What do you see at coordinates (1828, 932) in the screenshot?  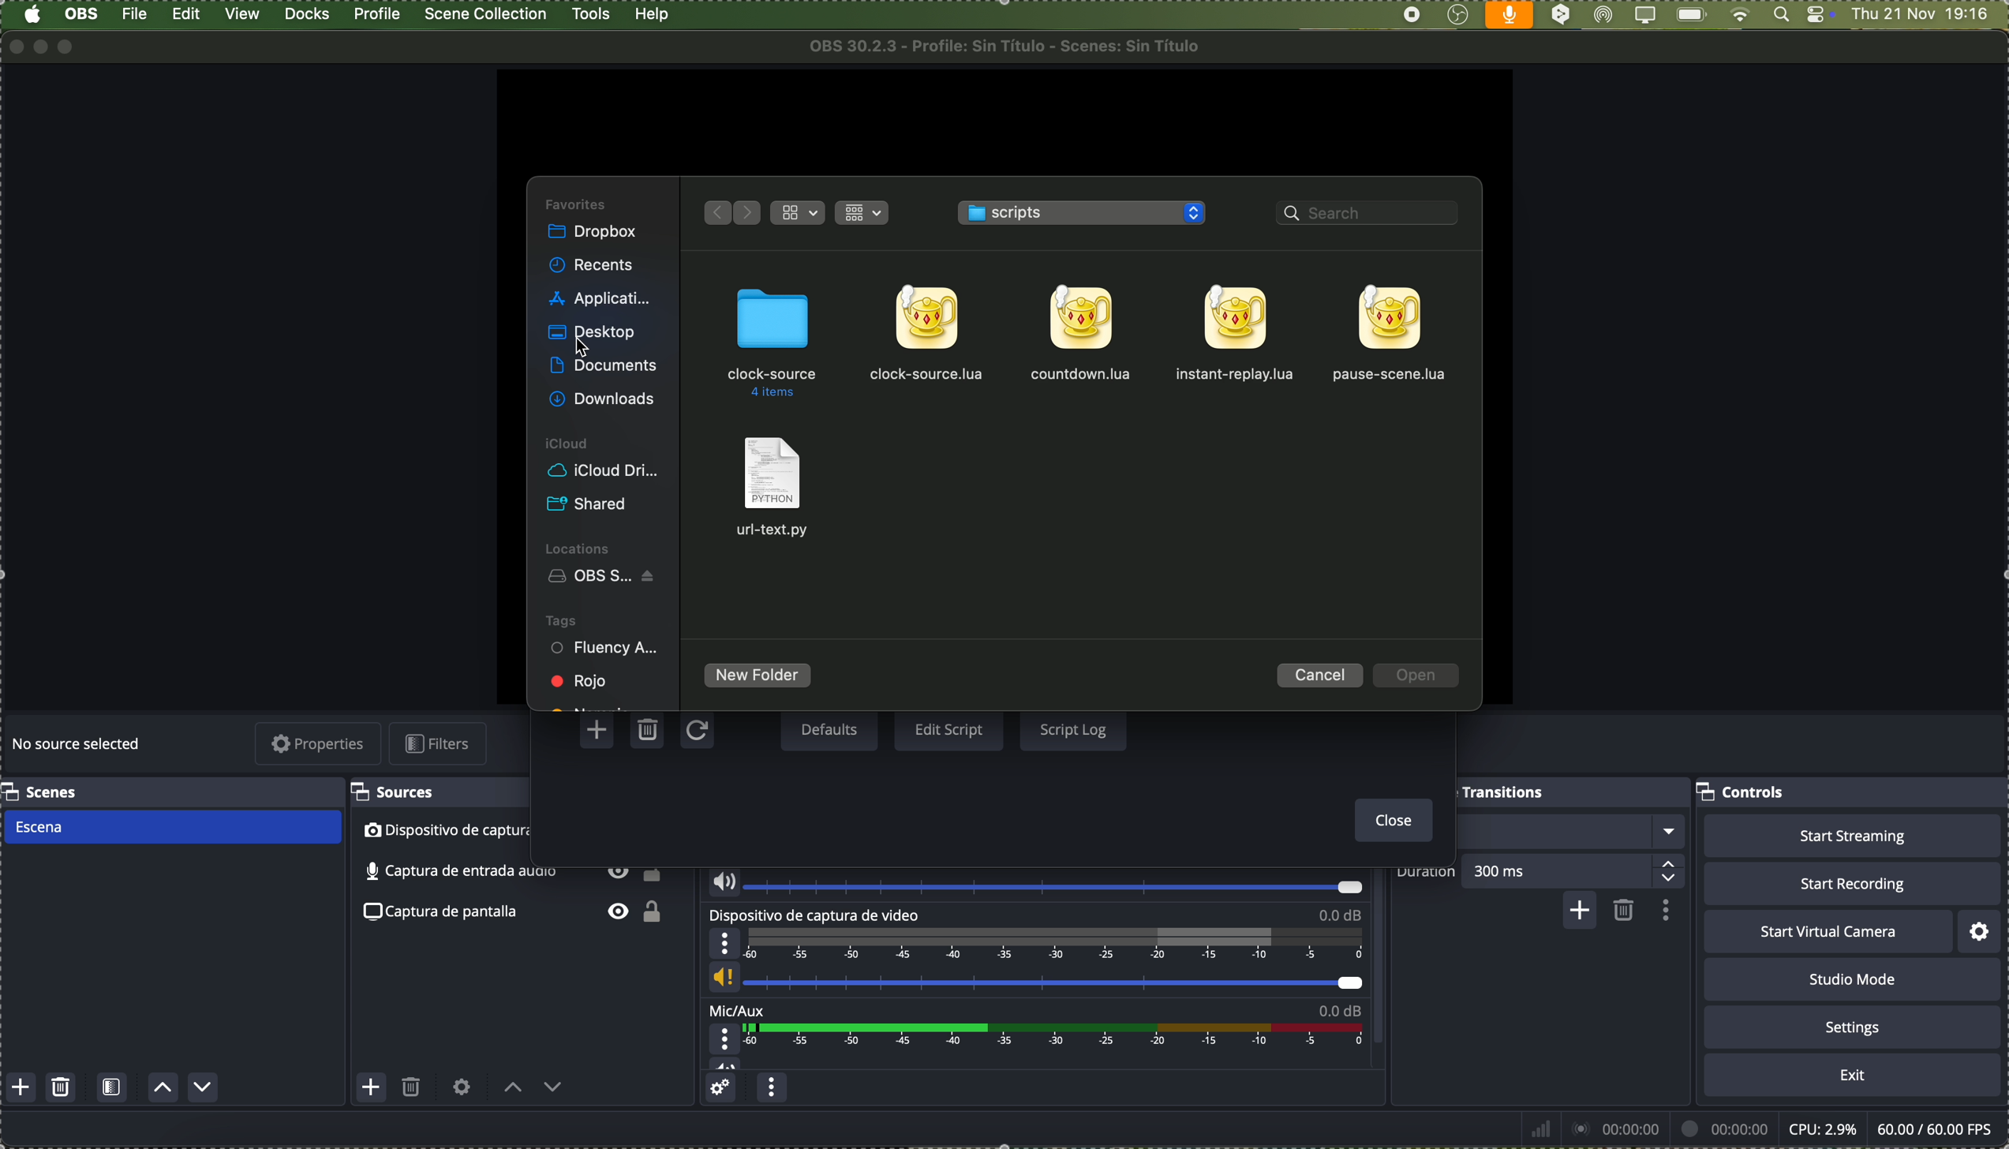 I see `start virtual camera` at bounding box center [1828, 932].